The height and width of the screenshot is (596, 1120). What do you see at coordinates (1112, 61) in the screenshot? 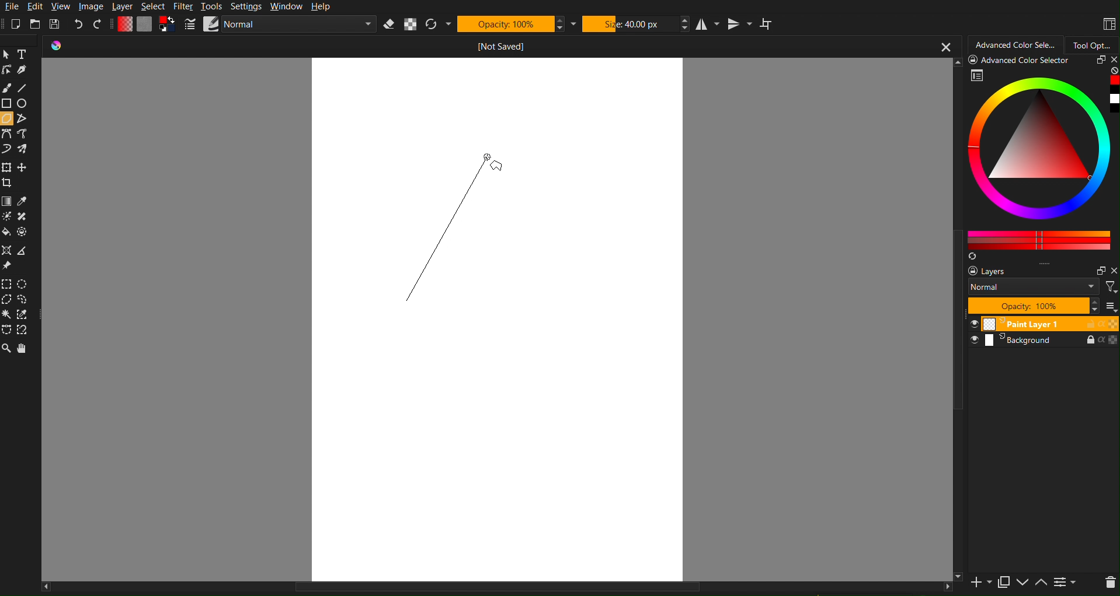
I see `close panel` at bounding box center [1112, 61].